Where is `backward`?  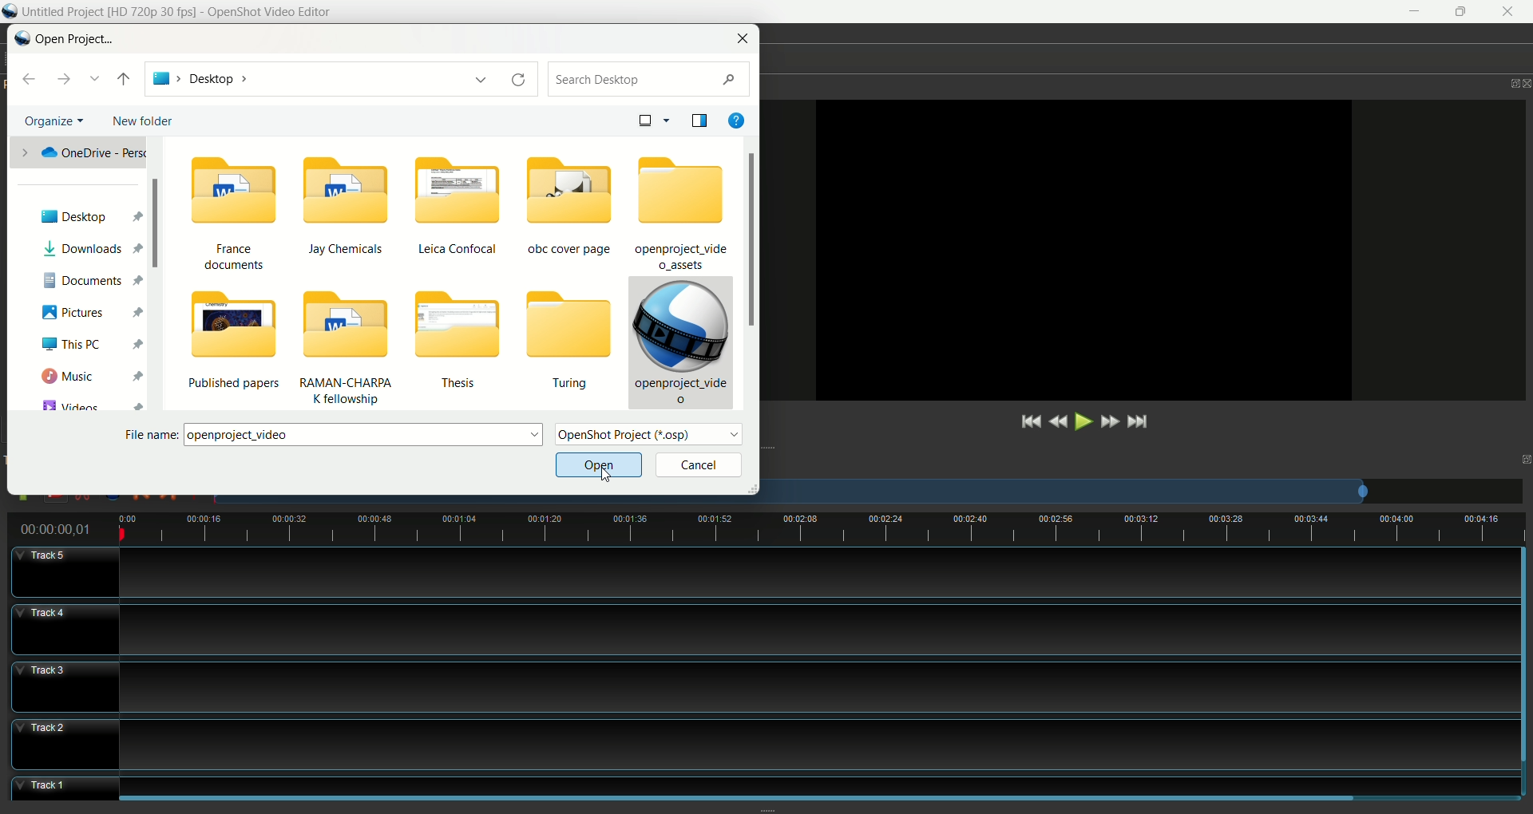
backward is located at coordinates (33, 81).